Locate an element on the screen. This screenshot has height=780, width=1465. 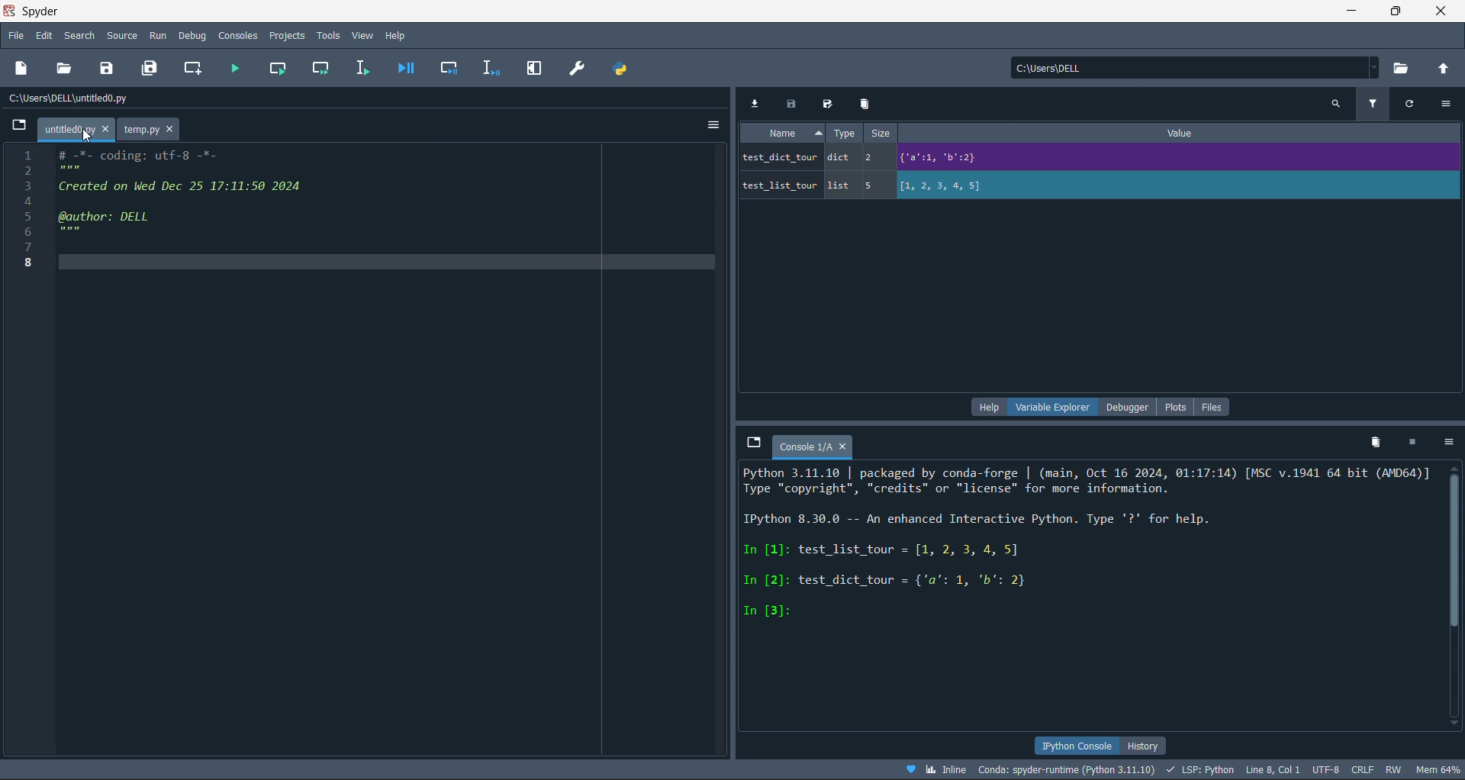
file is located at coordinates (14, 37).